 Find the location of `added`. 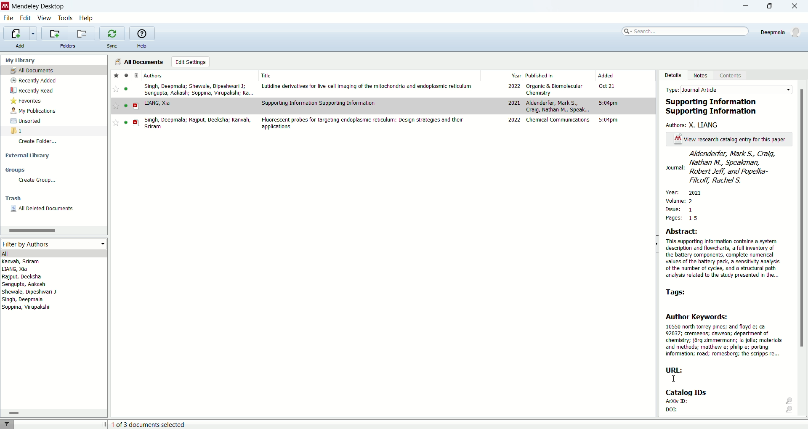

added is located at coordinates (606, 75).